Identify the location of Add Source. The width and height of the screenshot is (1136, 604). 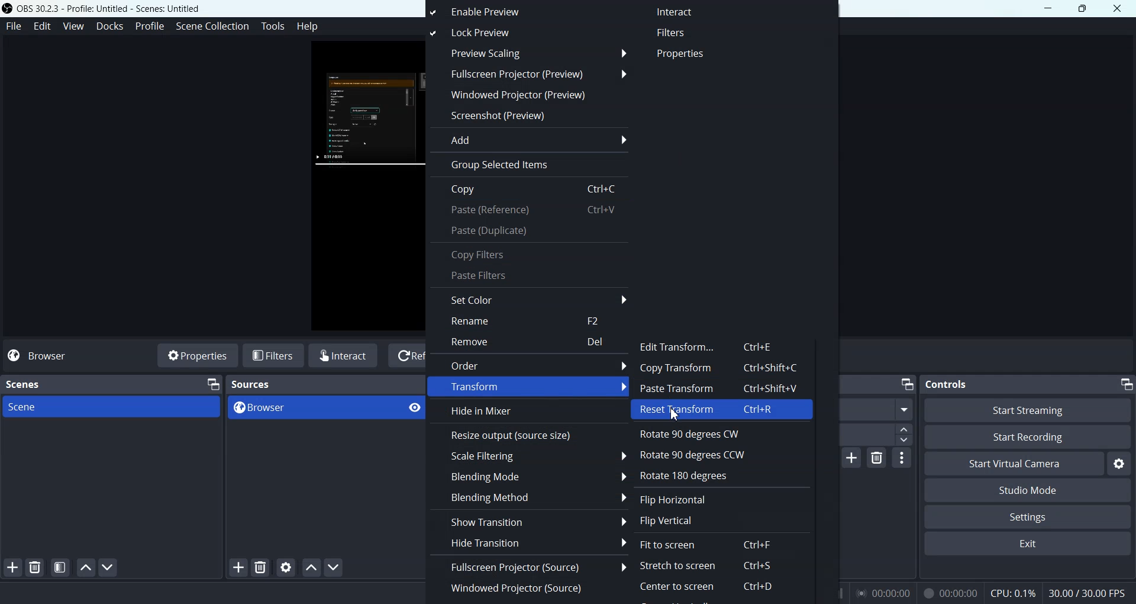
(238, 567).